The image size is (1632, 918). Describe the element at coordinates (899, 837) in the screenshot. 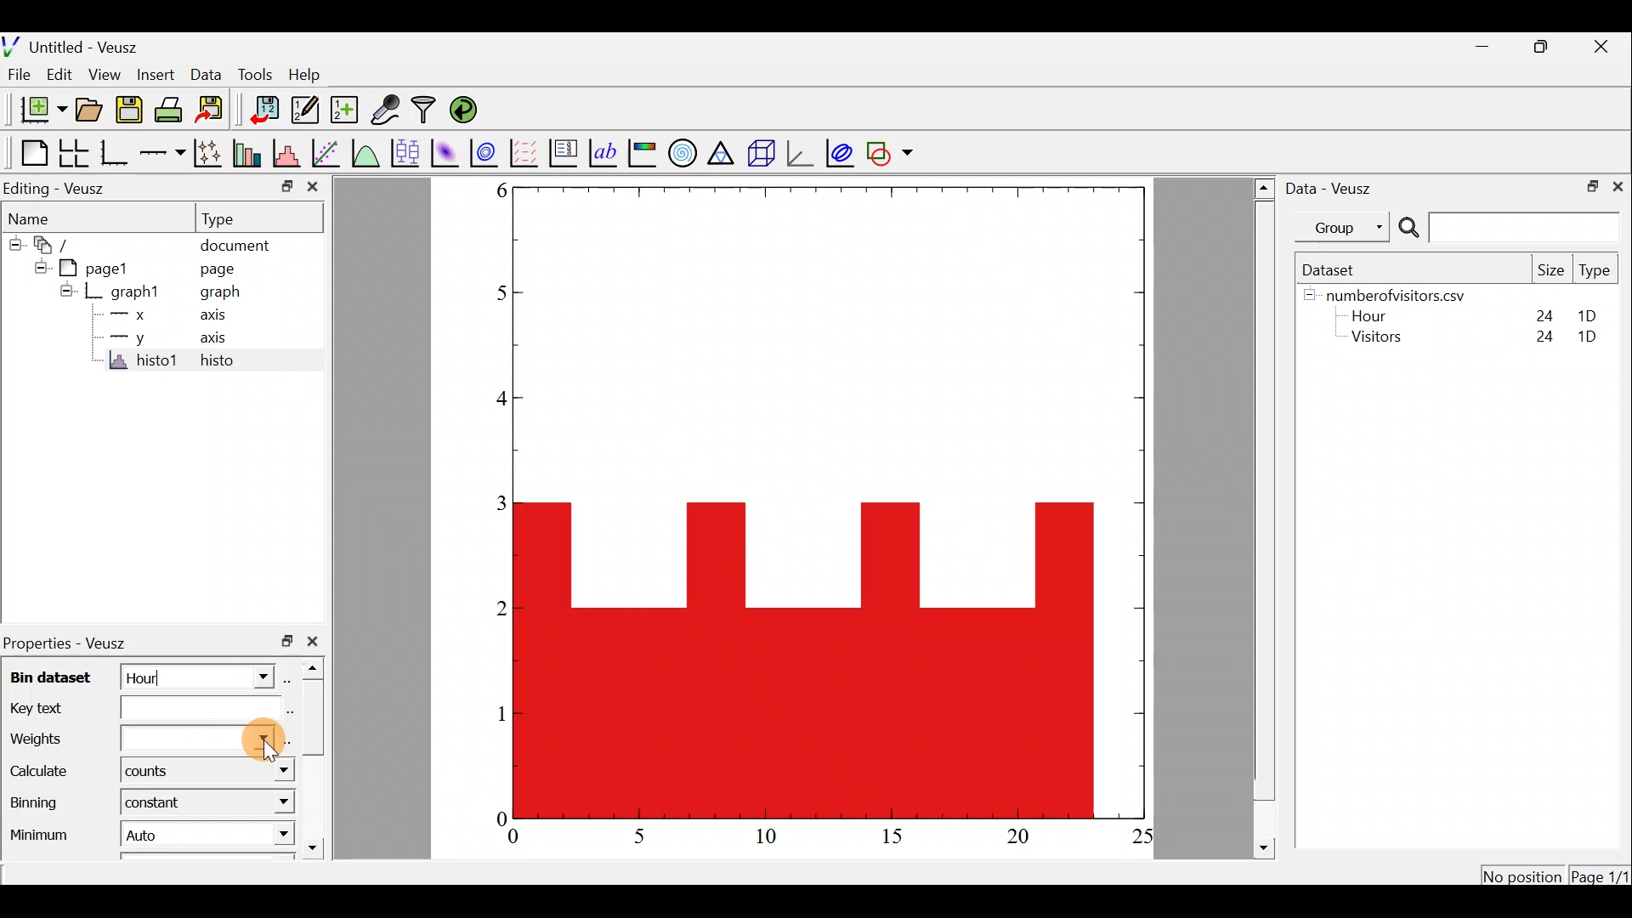

I see `15` at that location.